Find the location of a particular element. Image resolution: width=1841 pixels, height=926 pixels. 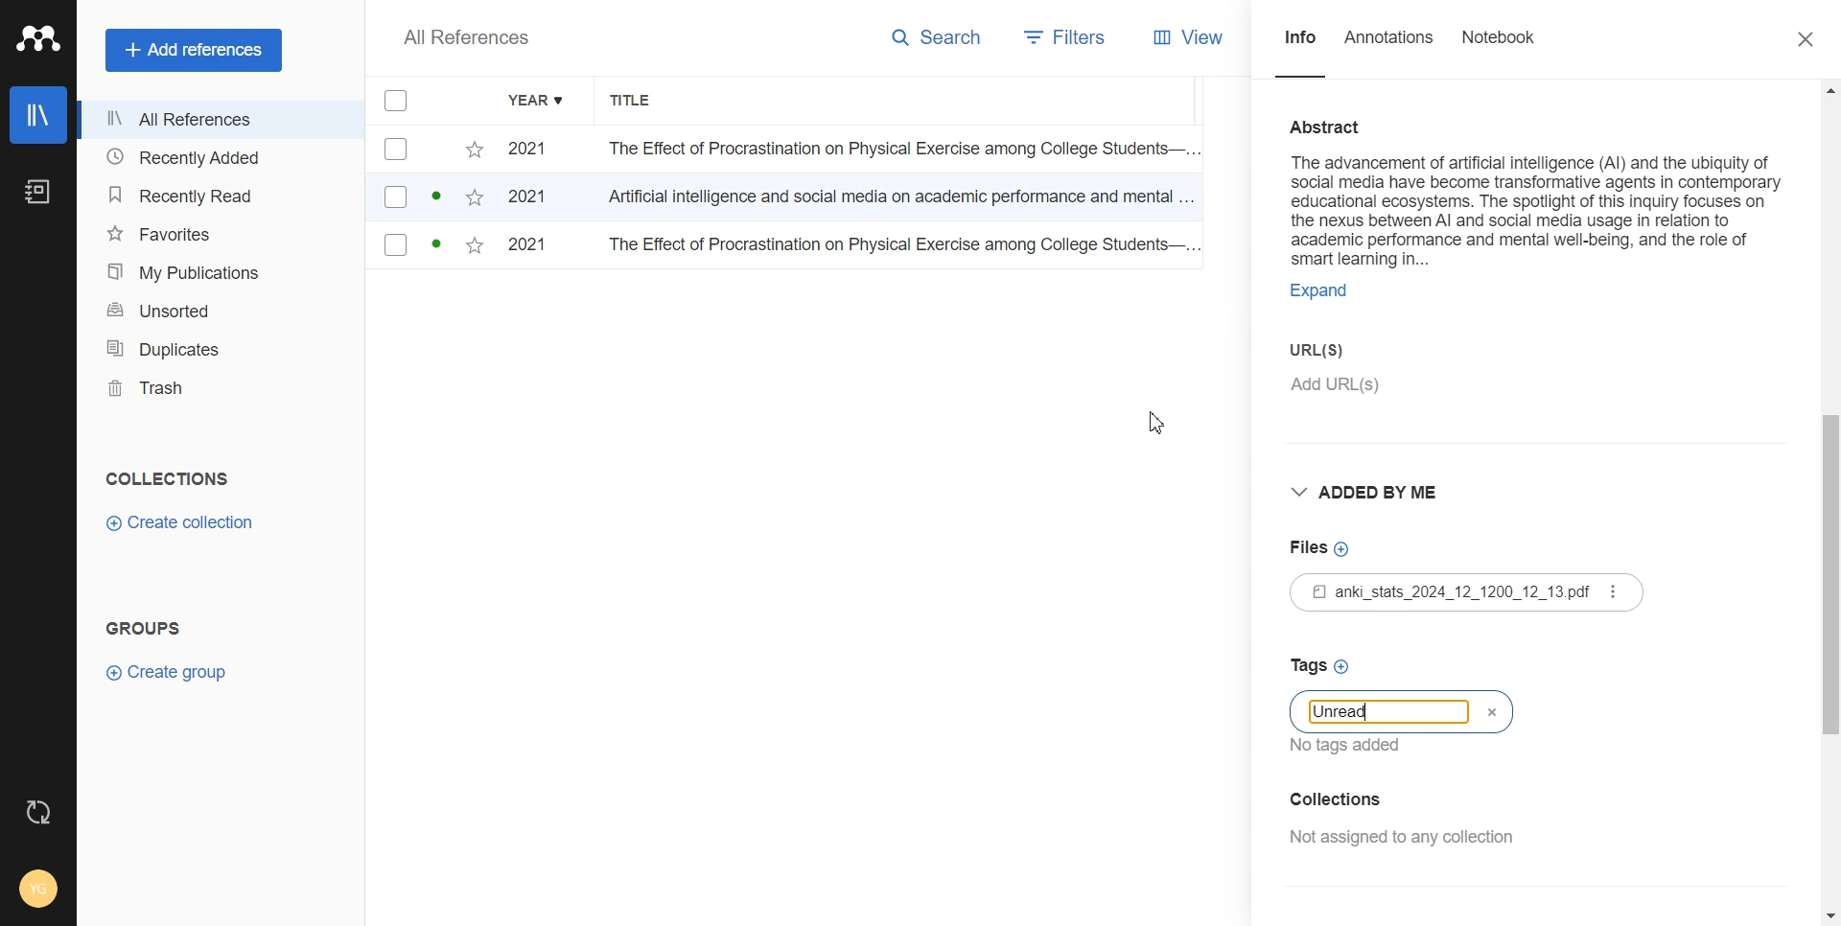

View is located at coordinates (1198, 38).